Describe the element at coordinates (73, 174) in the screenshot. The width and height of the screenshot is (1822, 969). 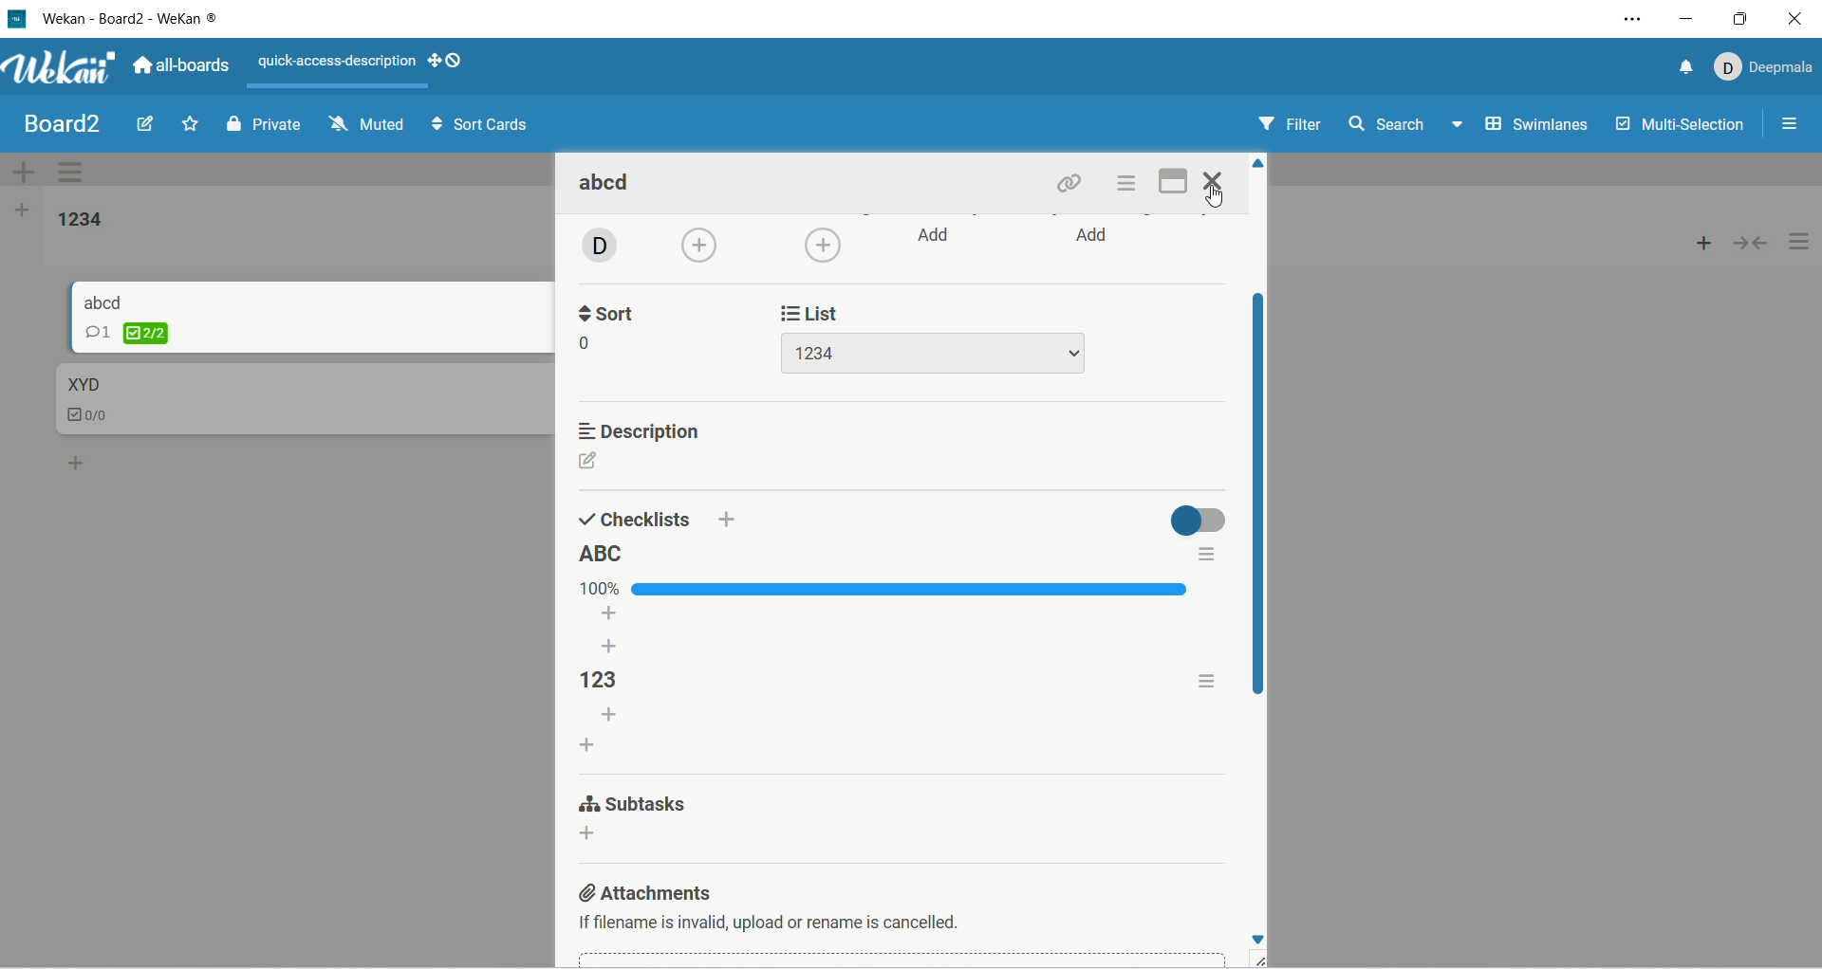
I see `swimlane actions` at that location.